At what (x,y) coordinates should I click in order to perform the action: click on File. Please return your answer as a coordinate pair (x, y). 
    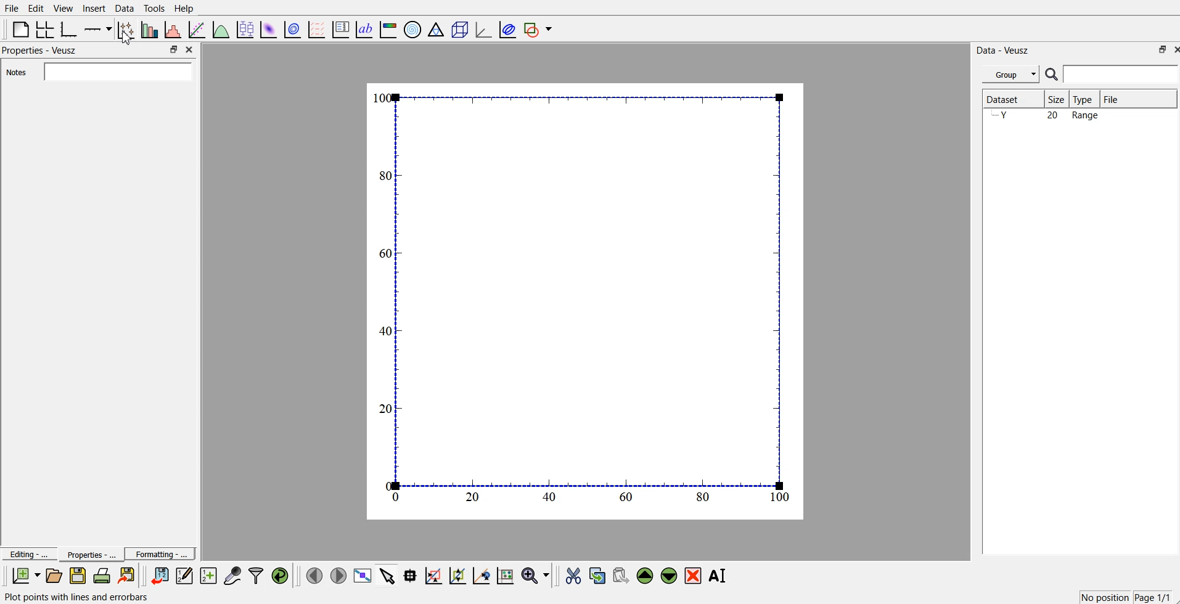
    Looking at the image, I should click on (12, 9).